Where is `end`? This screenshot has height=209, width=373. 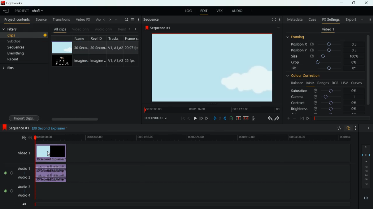 end is located at coordinates (308, 118).